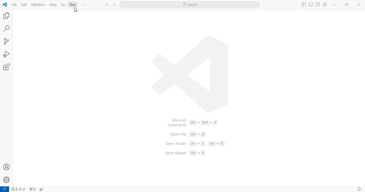  What do you see at coordinates (325, 5) in the screenshot?
I see `customize layout` at bounding box center [325, 5].